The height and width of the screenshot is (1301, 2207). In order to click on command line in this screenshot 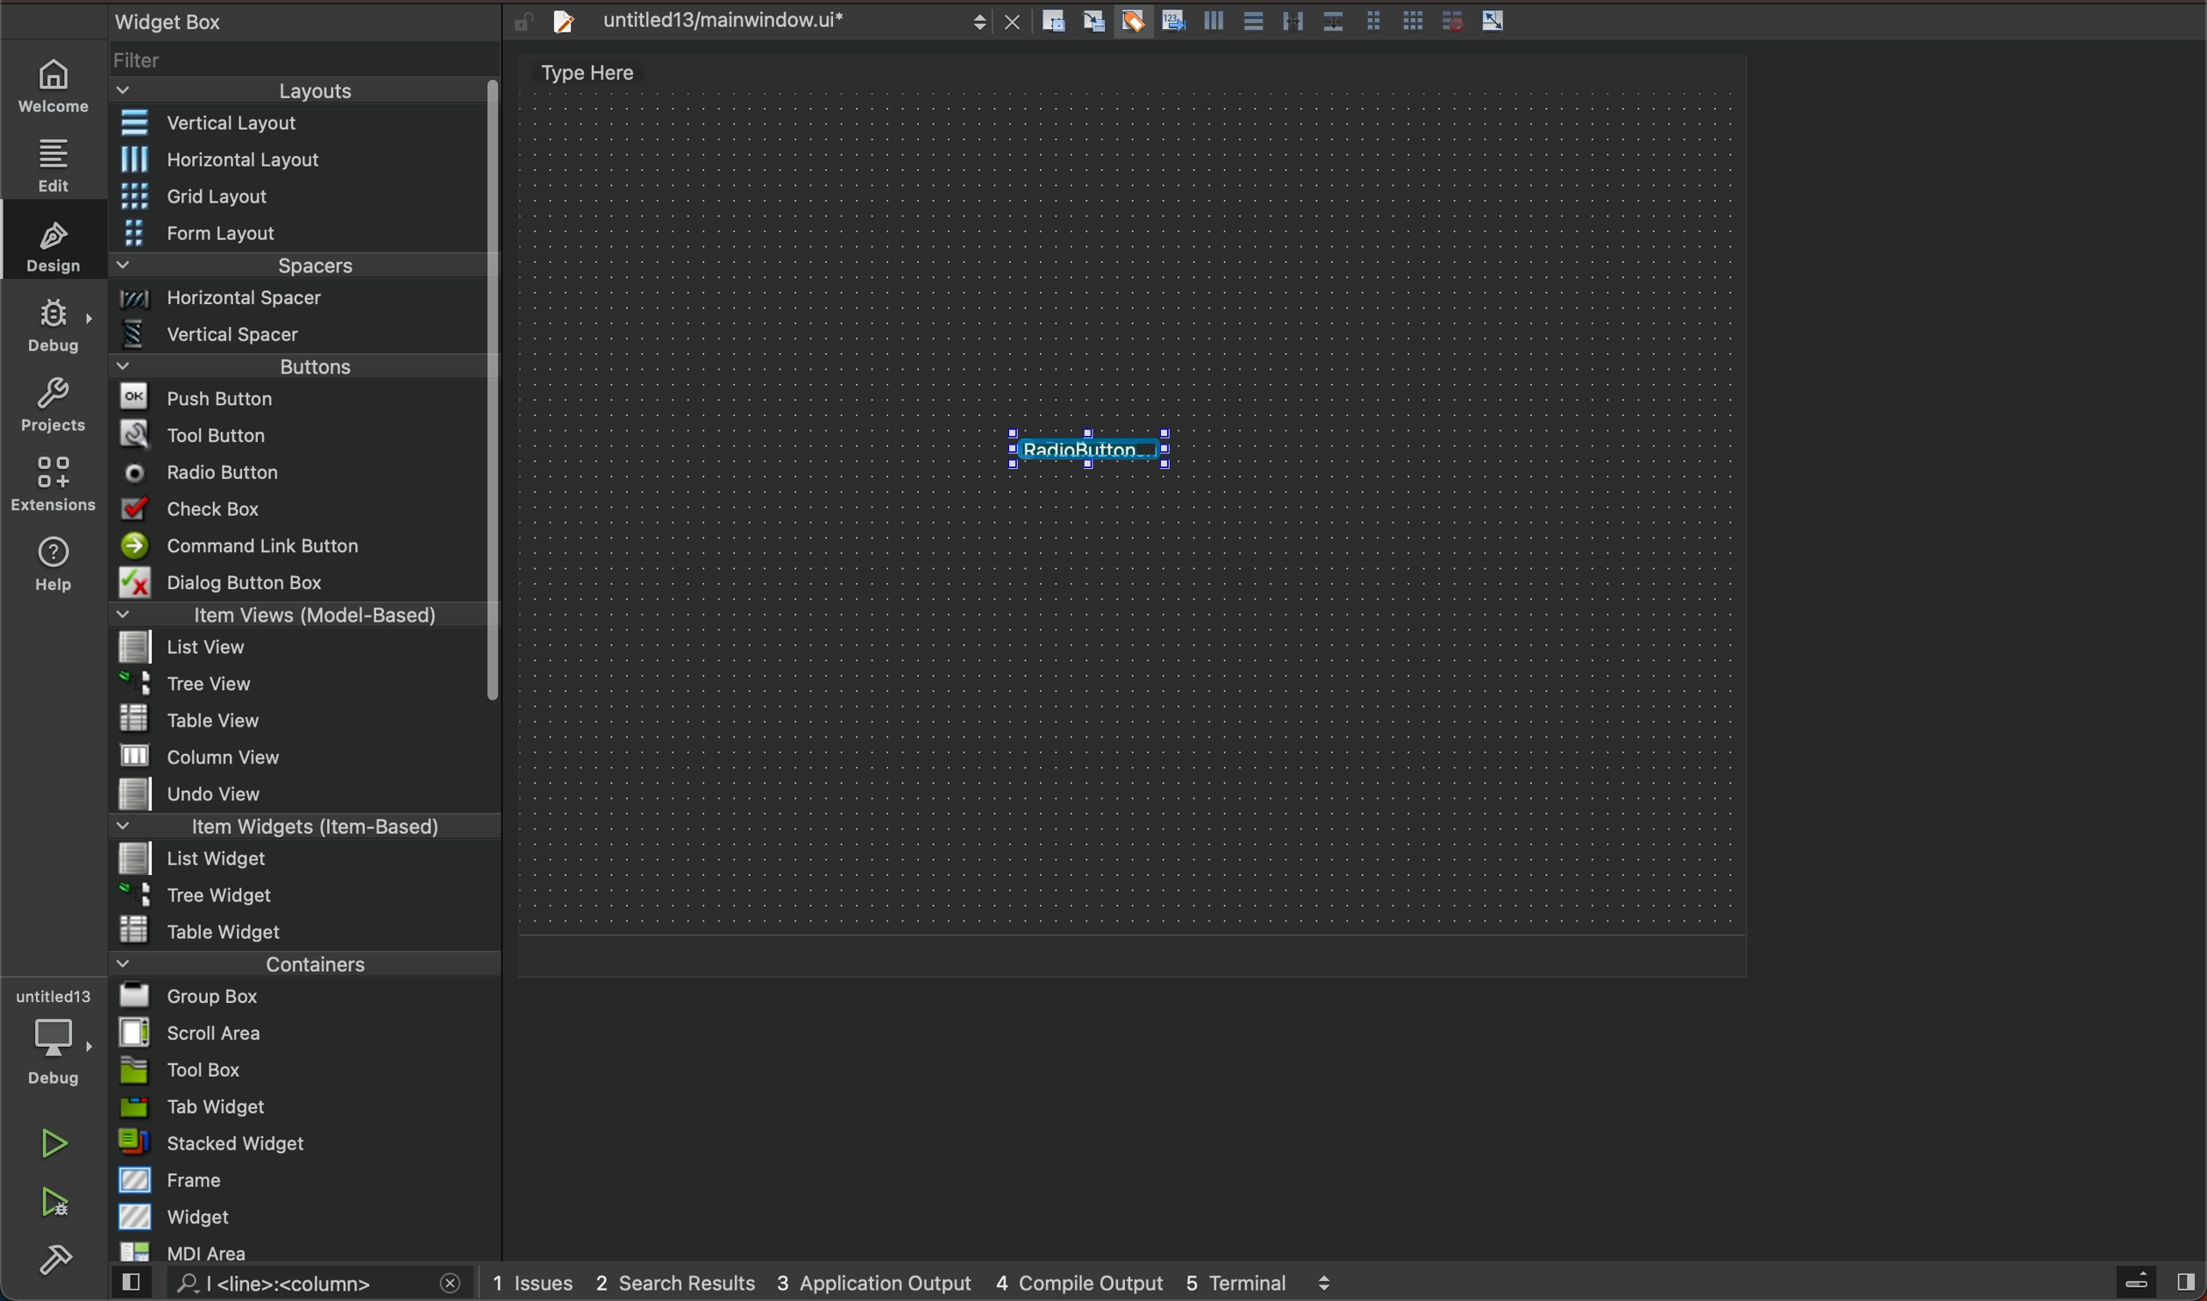, I will do `click(298, 547)`.